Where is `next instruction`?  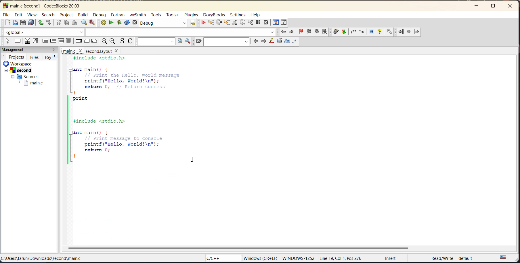
next instruction is located at coordinates (243, 23).